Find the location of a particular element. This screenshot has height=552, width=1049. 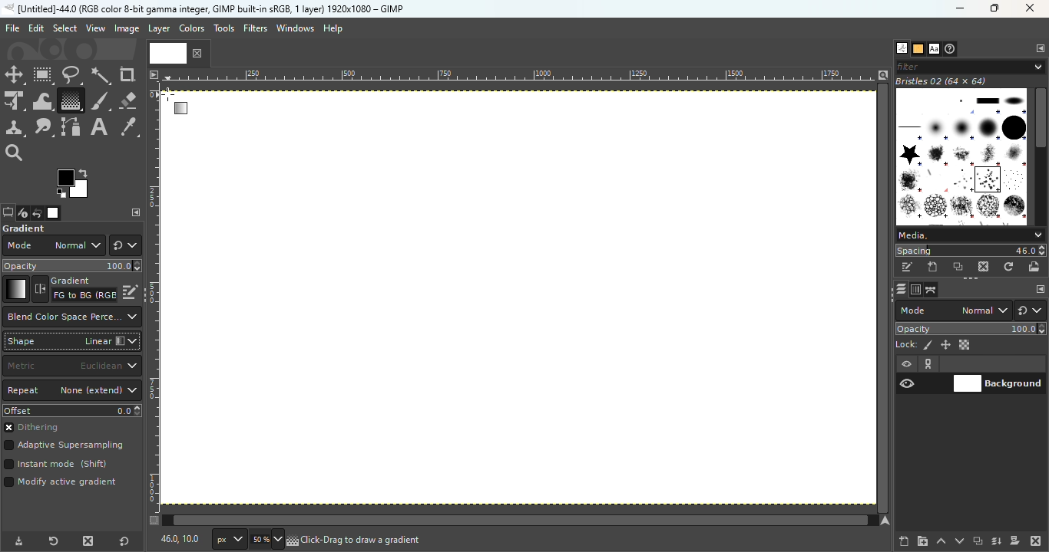

Merge this layer with the first visible layer below it is located at coordinates (997, 541).